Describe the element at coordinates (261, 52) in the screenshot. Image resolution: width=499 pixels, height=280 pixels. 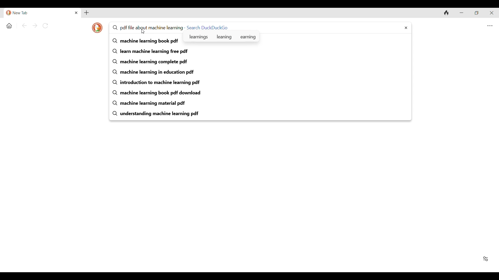
I see `learn machine learning free pdf` at that location.